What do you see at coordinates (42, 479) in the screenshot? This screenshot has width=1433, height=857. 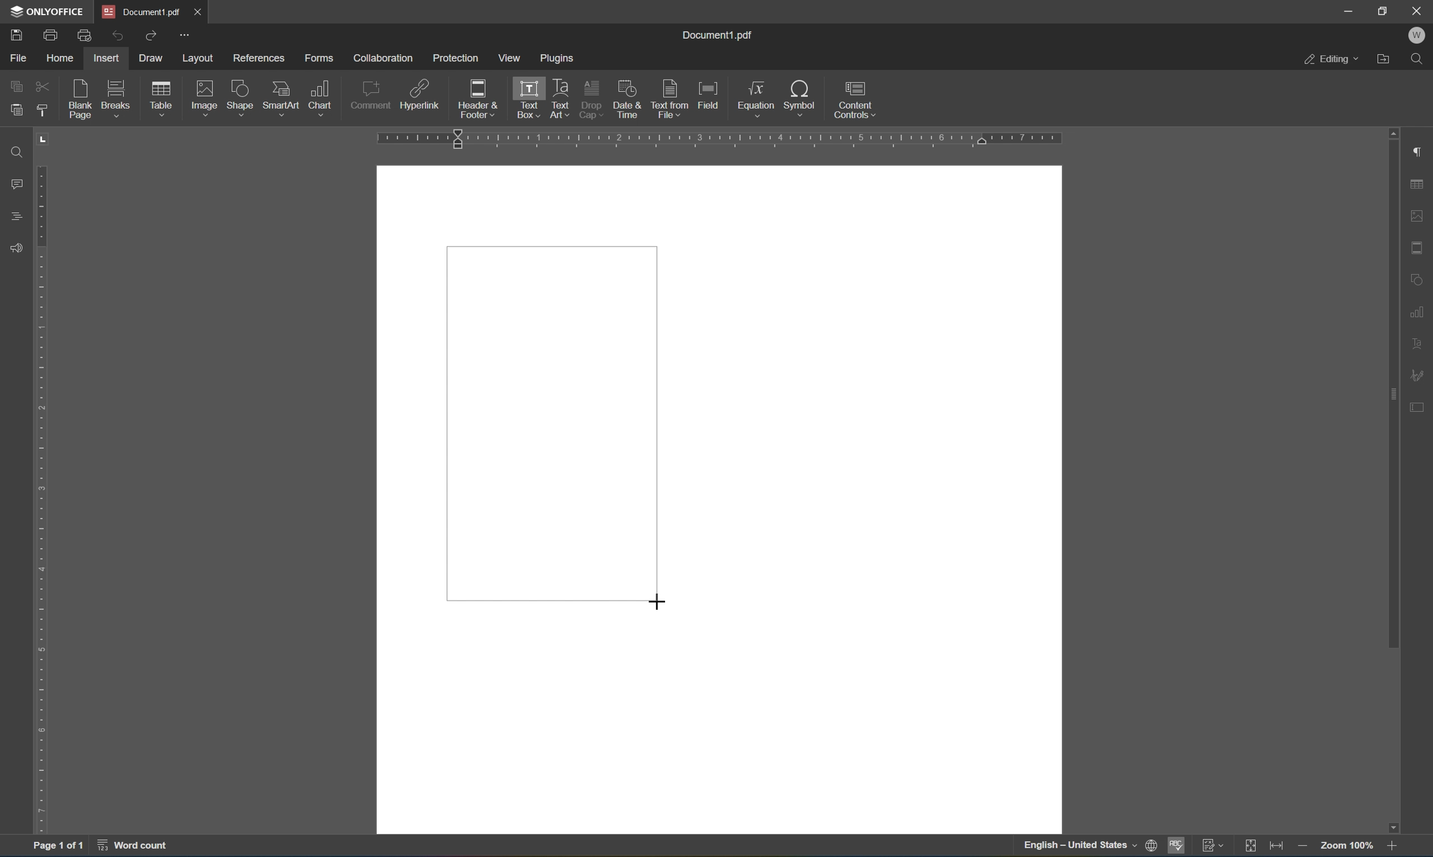 I see `ruler` at bounding box center [42, 479].